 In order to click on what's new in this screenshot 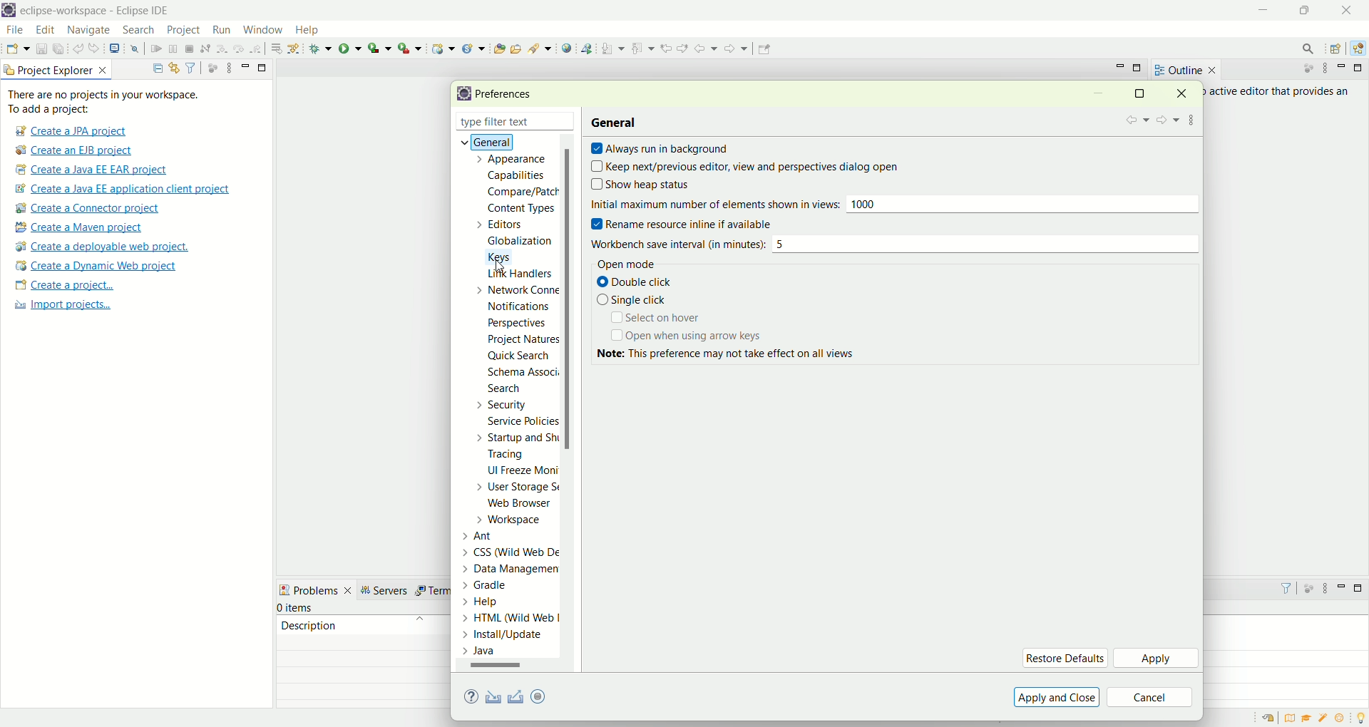, I will do `click(1344, 718)`.